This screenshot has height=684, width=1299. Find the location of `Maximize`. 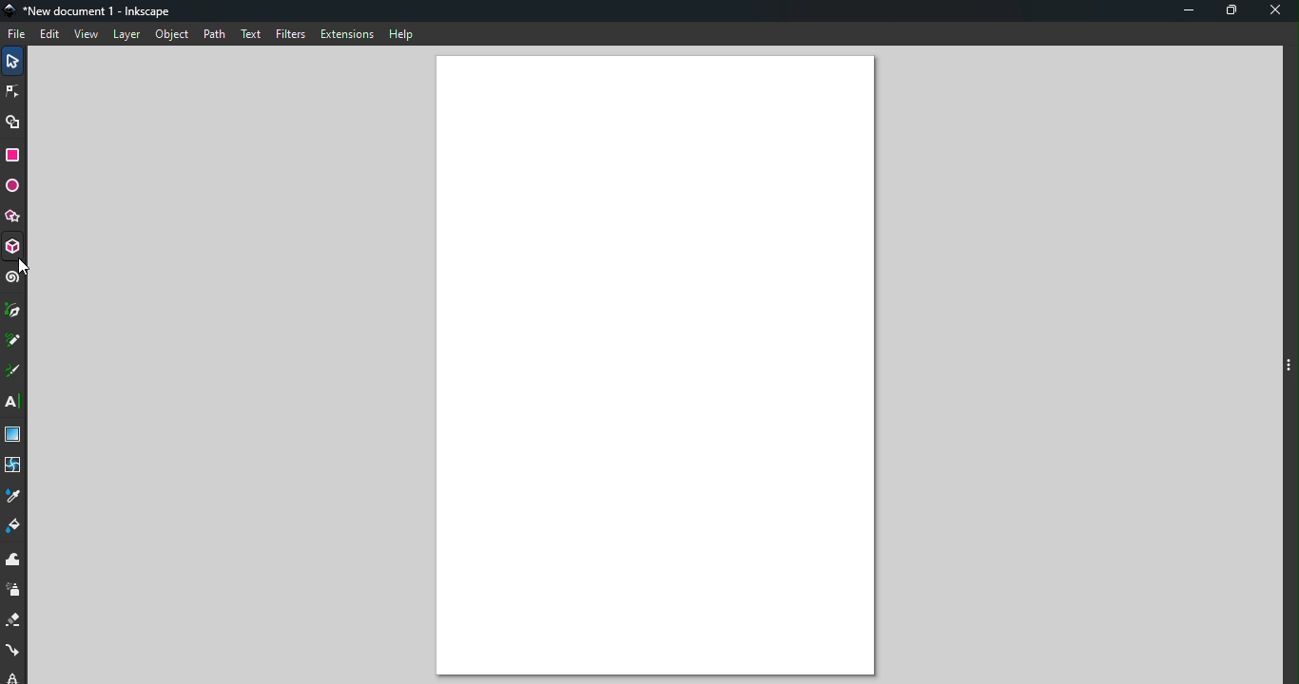

Maximize is located at coordinates (1231, 13).